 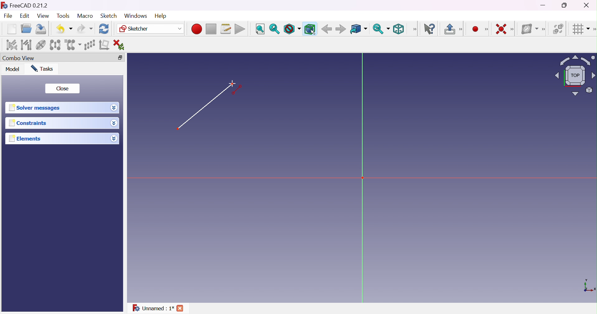 What do you see at coordinates (26, 45) in the screenshot?
I see `Select associated geometry` at bounding box center [26, 45].